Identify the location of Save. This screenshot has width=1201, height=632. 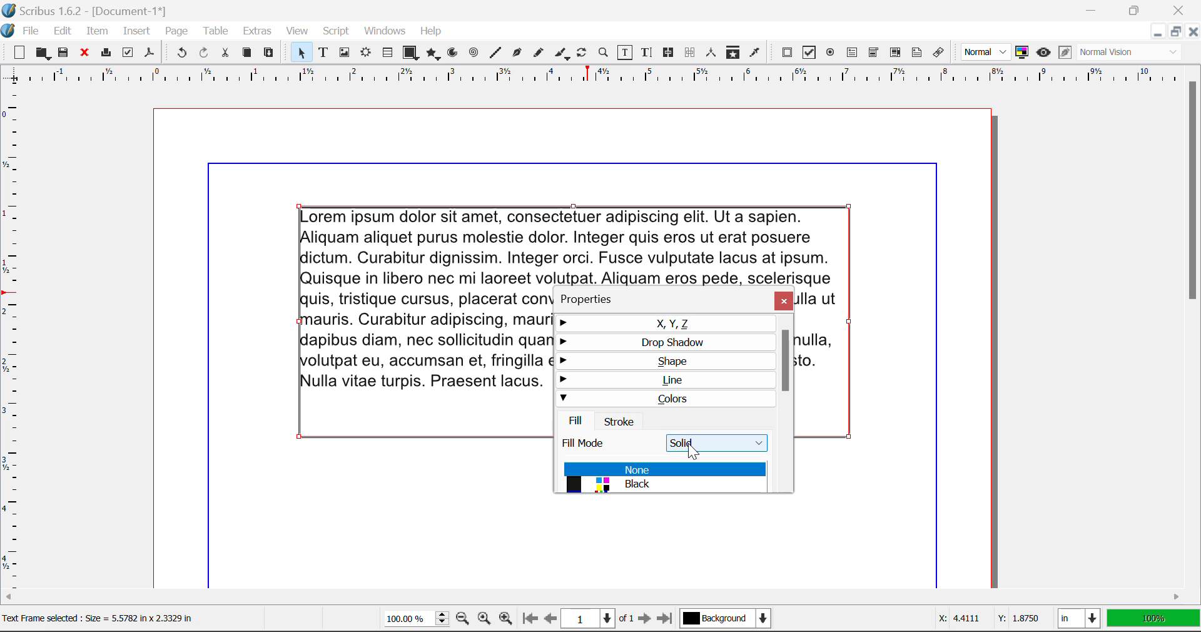
(64, 53).